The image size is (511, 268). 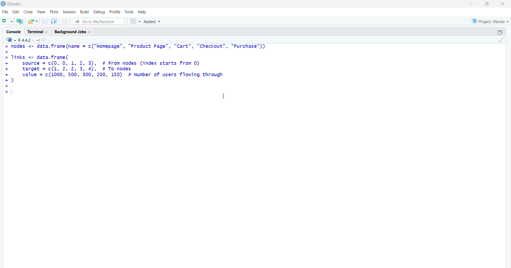 I want to click on tools, so click(x=129, y=11).